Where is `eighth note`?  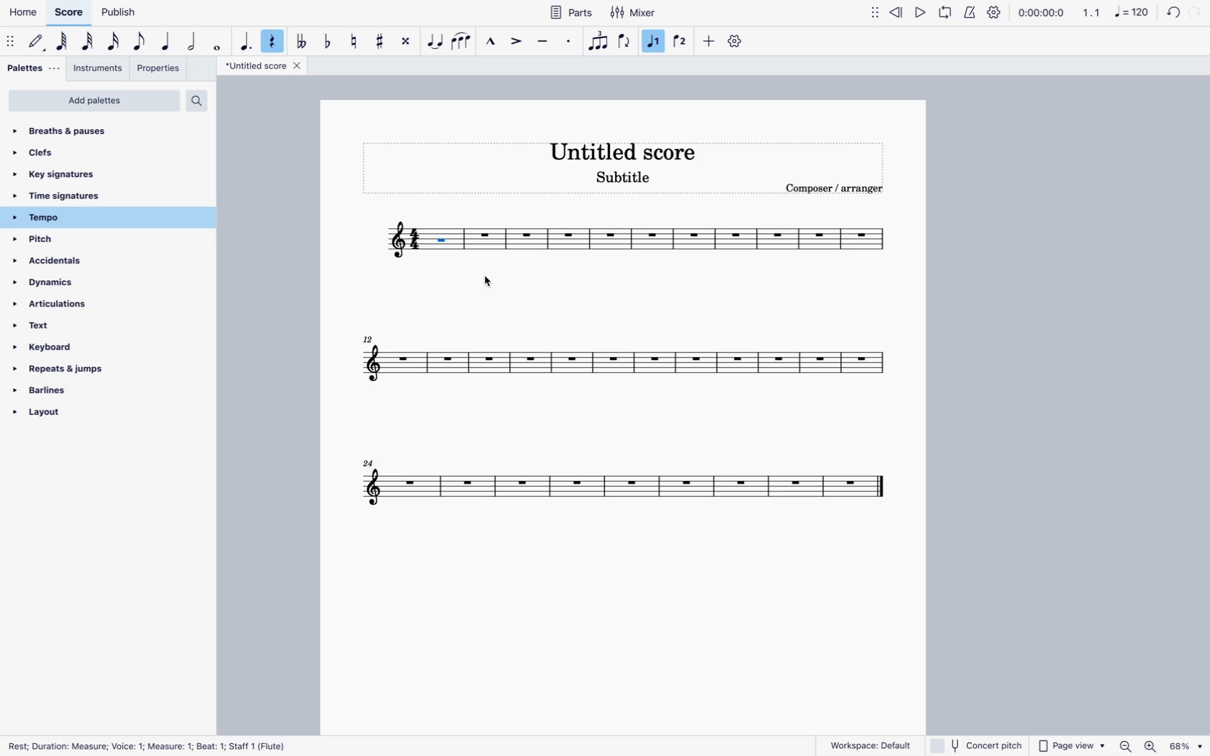
eighth note is located at coordinates (141, 40).